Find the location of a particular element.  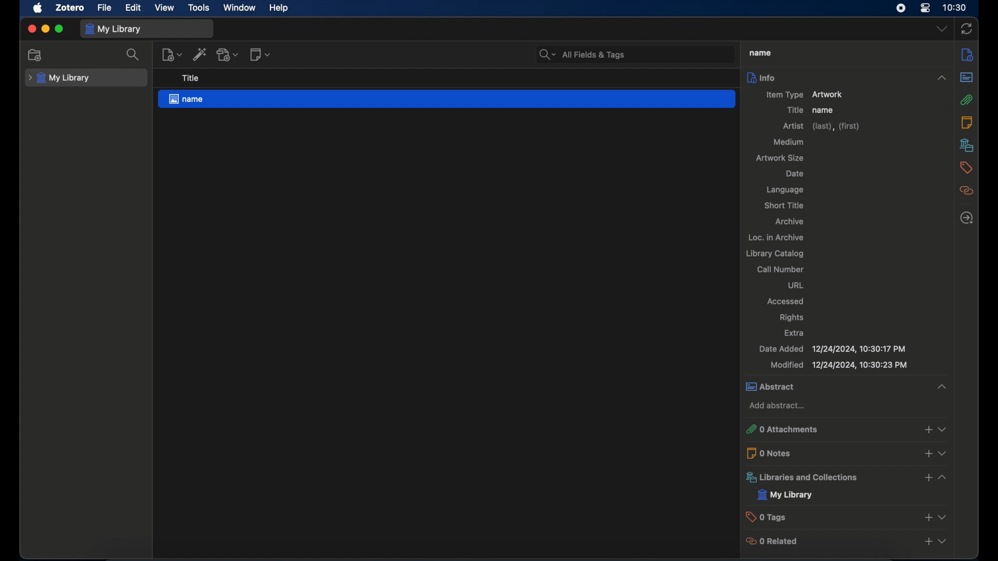

new notes is located at coordinates (260, 54).